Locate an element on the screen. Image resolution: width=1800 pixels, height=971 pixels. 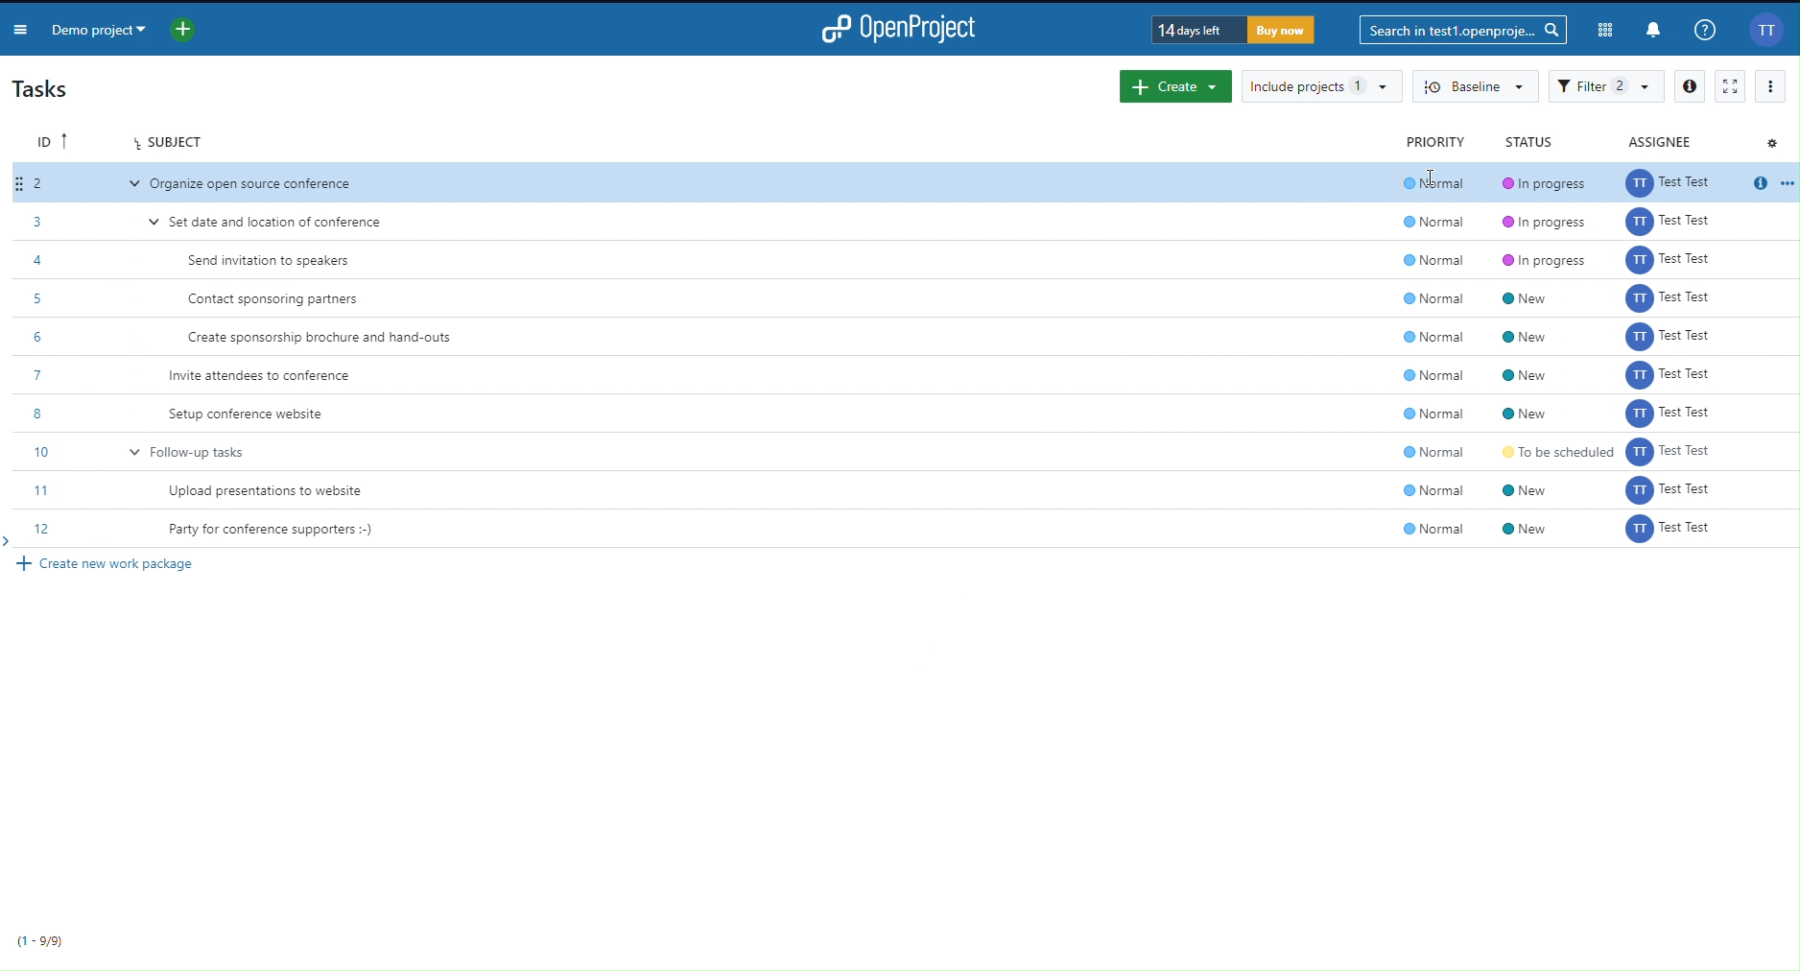
Create new work package is located at coordinates (114, 565).